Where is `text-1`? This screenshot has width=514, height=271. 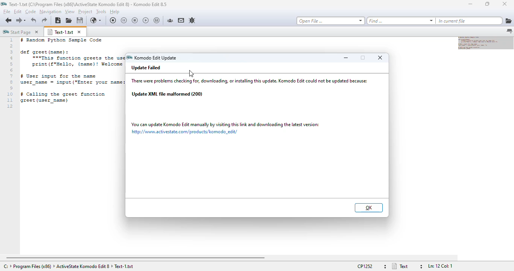 text-1 is located at coordinates (61, 32).